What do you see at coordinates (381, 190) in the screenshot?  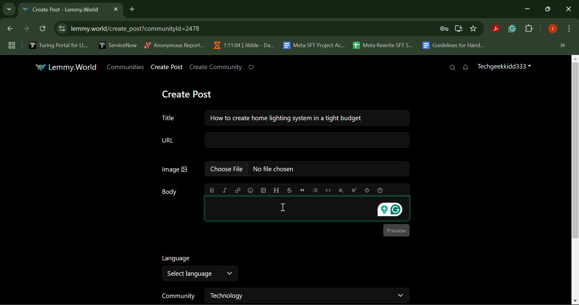 I see `formatting help` at bounding box center [381, 190].